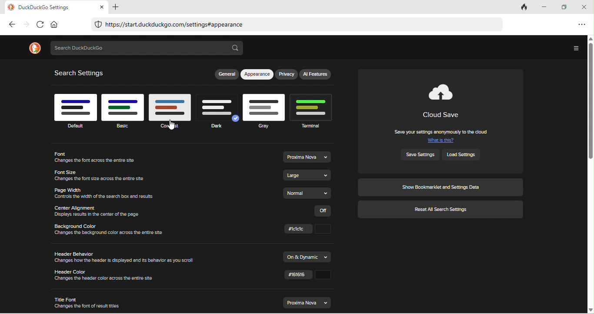 This screenshot has width=594, height=314. What do you see at coordinates (314, 110) in the screenshot?
I see `terminal` at bounding box center [314, 110].